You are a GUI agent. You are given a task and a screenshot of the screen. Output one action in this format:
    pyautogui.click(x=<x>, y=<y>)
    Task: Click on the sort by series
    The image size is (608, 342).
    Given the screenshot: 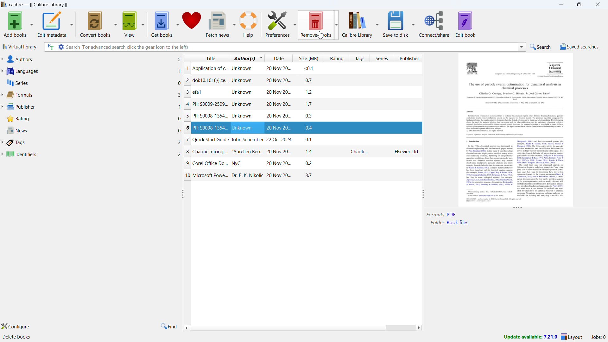 What is the action you would take?
    pyautogui.click(x=381, y=58)
    